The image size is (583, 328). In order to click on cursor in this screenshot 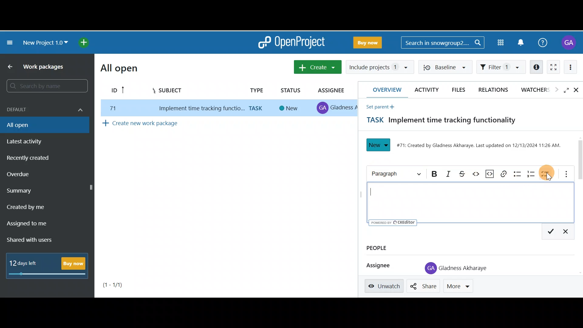, I will do `click(549, 177)`.